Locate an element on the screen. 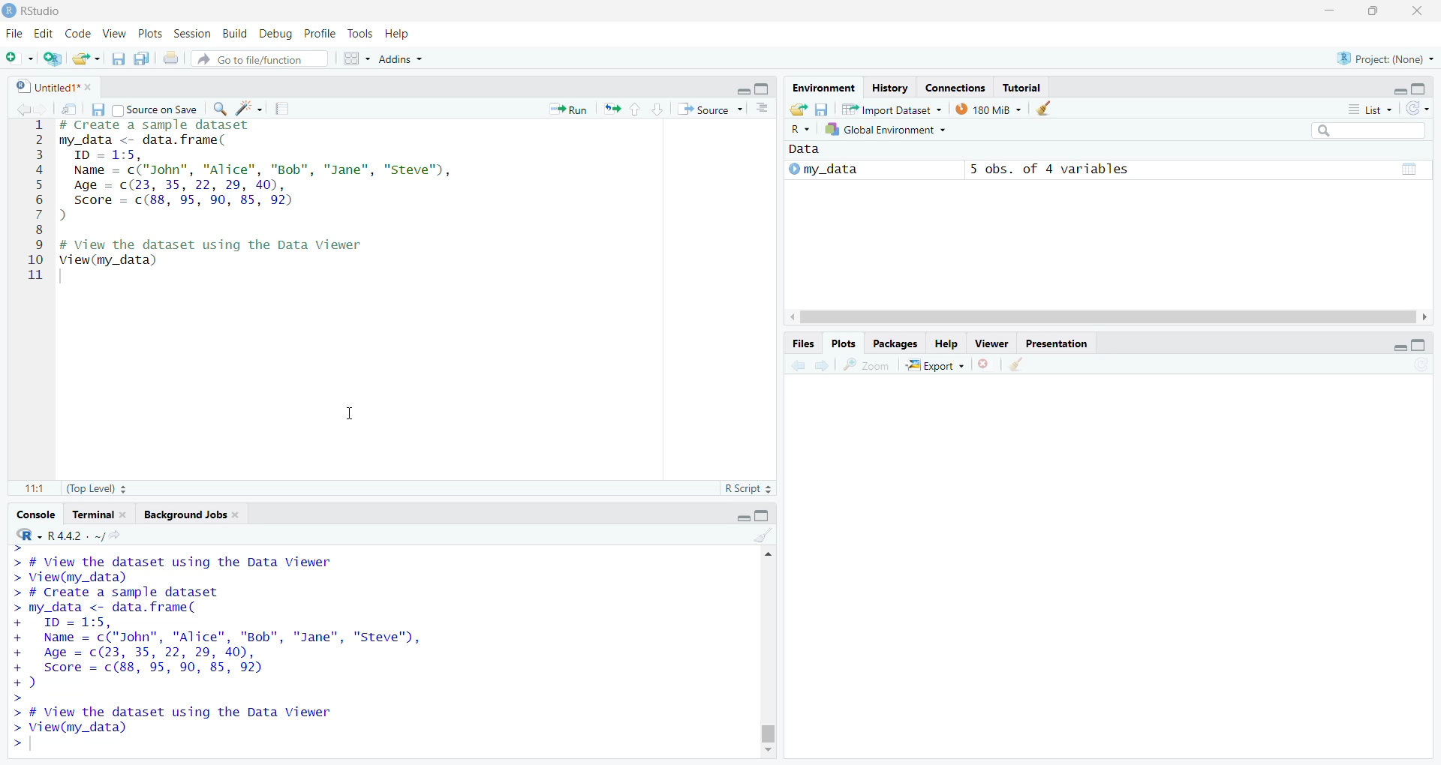 Image resolution: width=1441 pixels, height=765 pixels. Save workspace as is located at coordinates (823, 109).